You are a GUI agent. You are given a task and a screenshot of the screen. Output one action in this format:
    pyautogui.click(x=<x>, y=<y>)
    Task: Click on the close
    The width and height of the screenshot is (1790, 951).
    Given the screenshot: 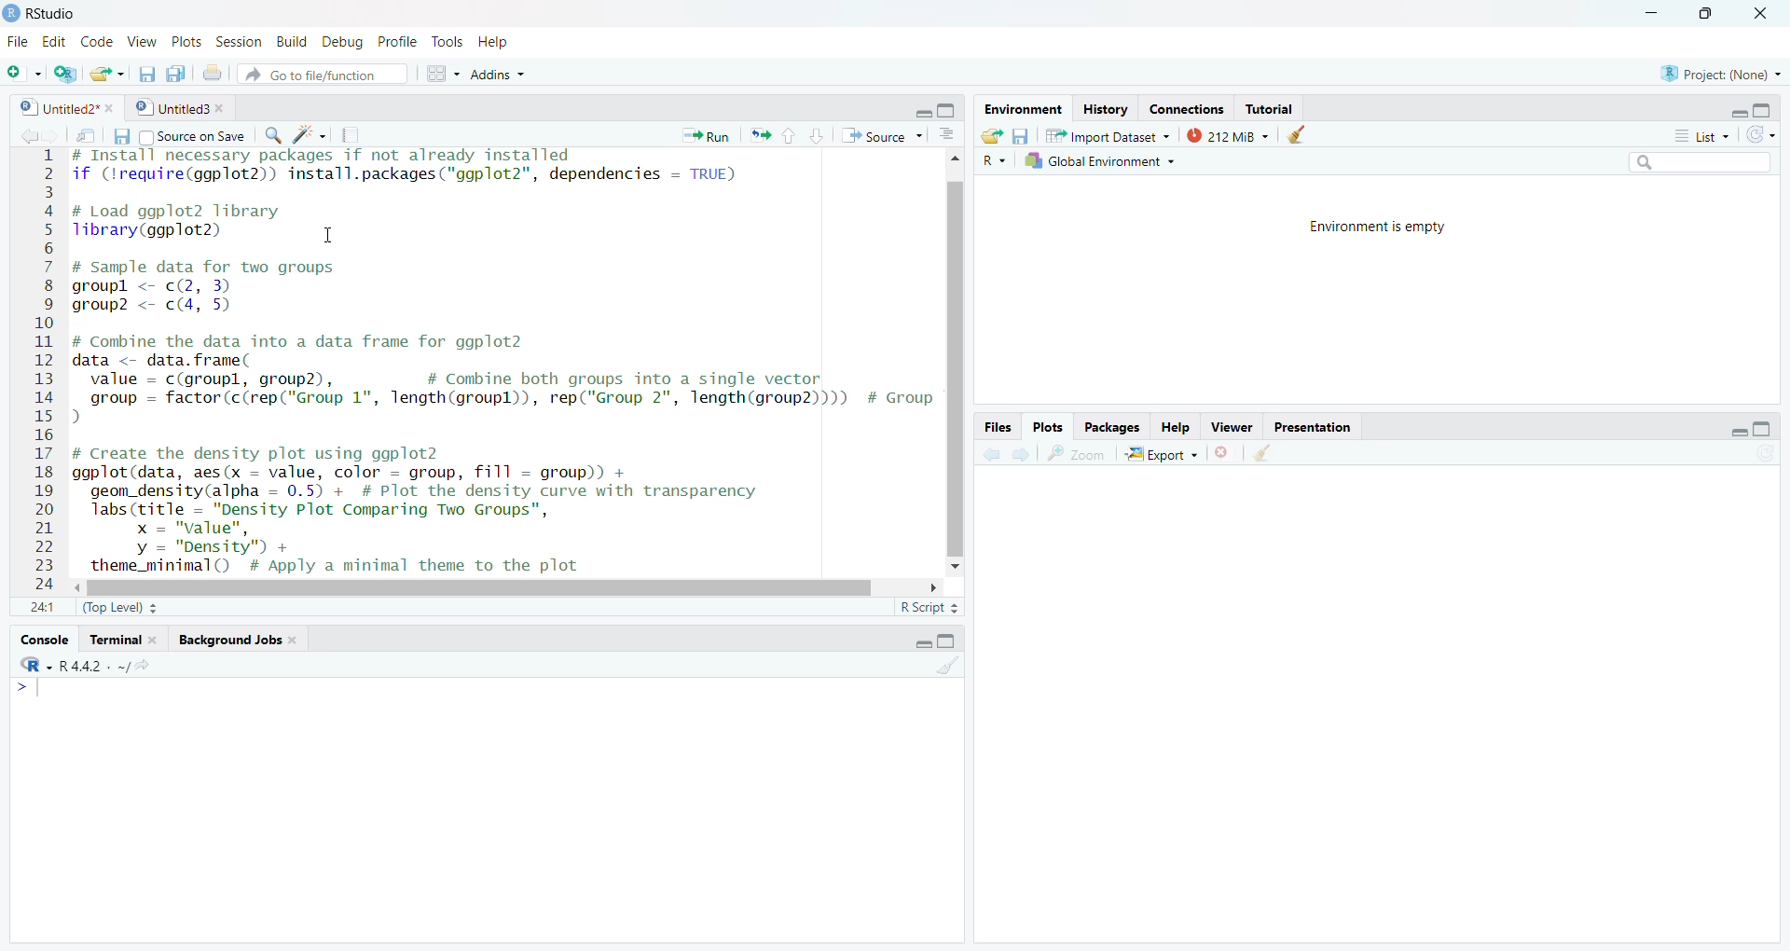 What is the action you would take?
    pyautogui.click(x=1763, y=14)
    